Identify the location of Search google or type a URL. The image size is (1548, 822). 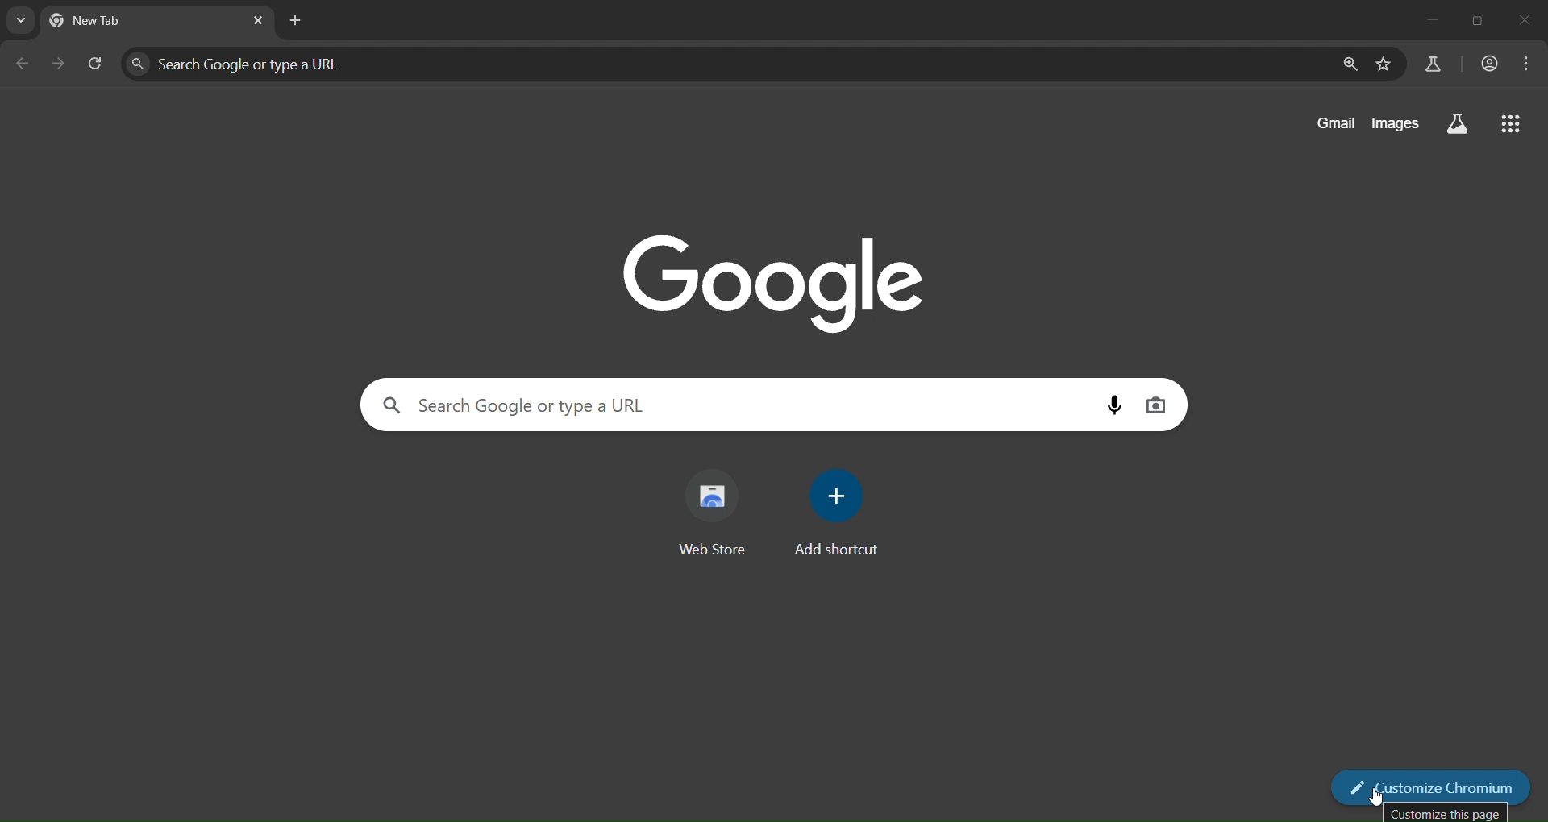
(741, 405).